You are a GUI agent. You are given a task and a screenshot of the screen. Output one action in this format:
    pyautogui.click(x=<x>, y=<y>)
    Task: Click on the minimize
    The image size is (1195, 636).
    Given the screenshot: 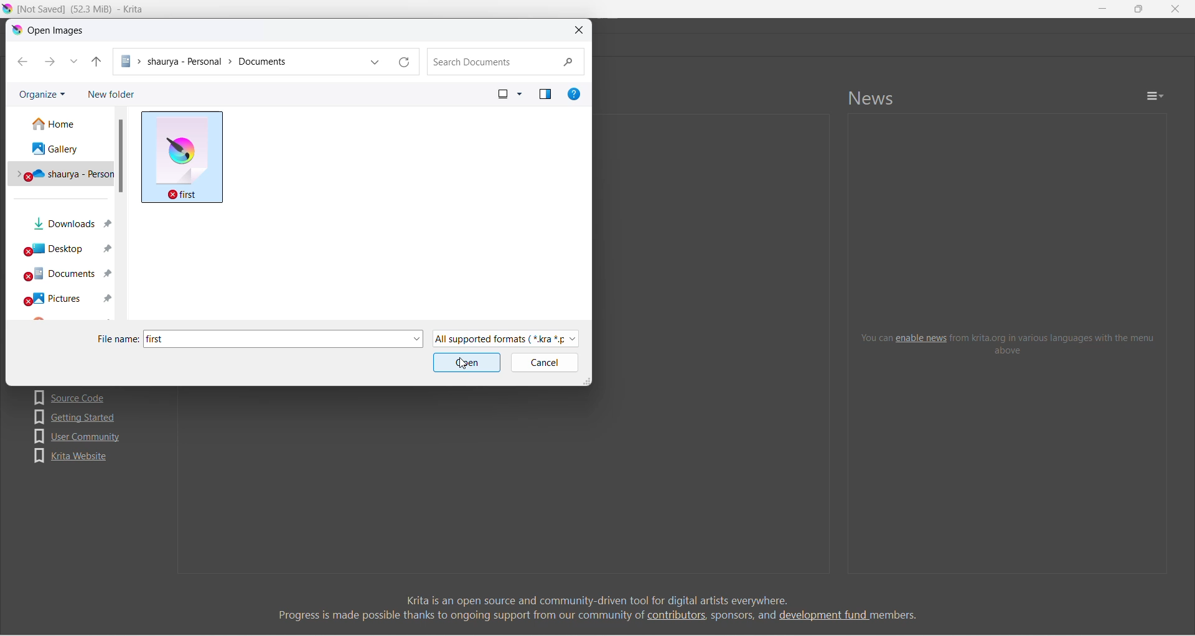 What is the action you would take?
    pyautogui.click(x=1103, y=9)
    